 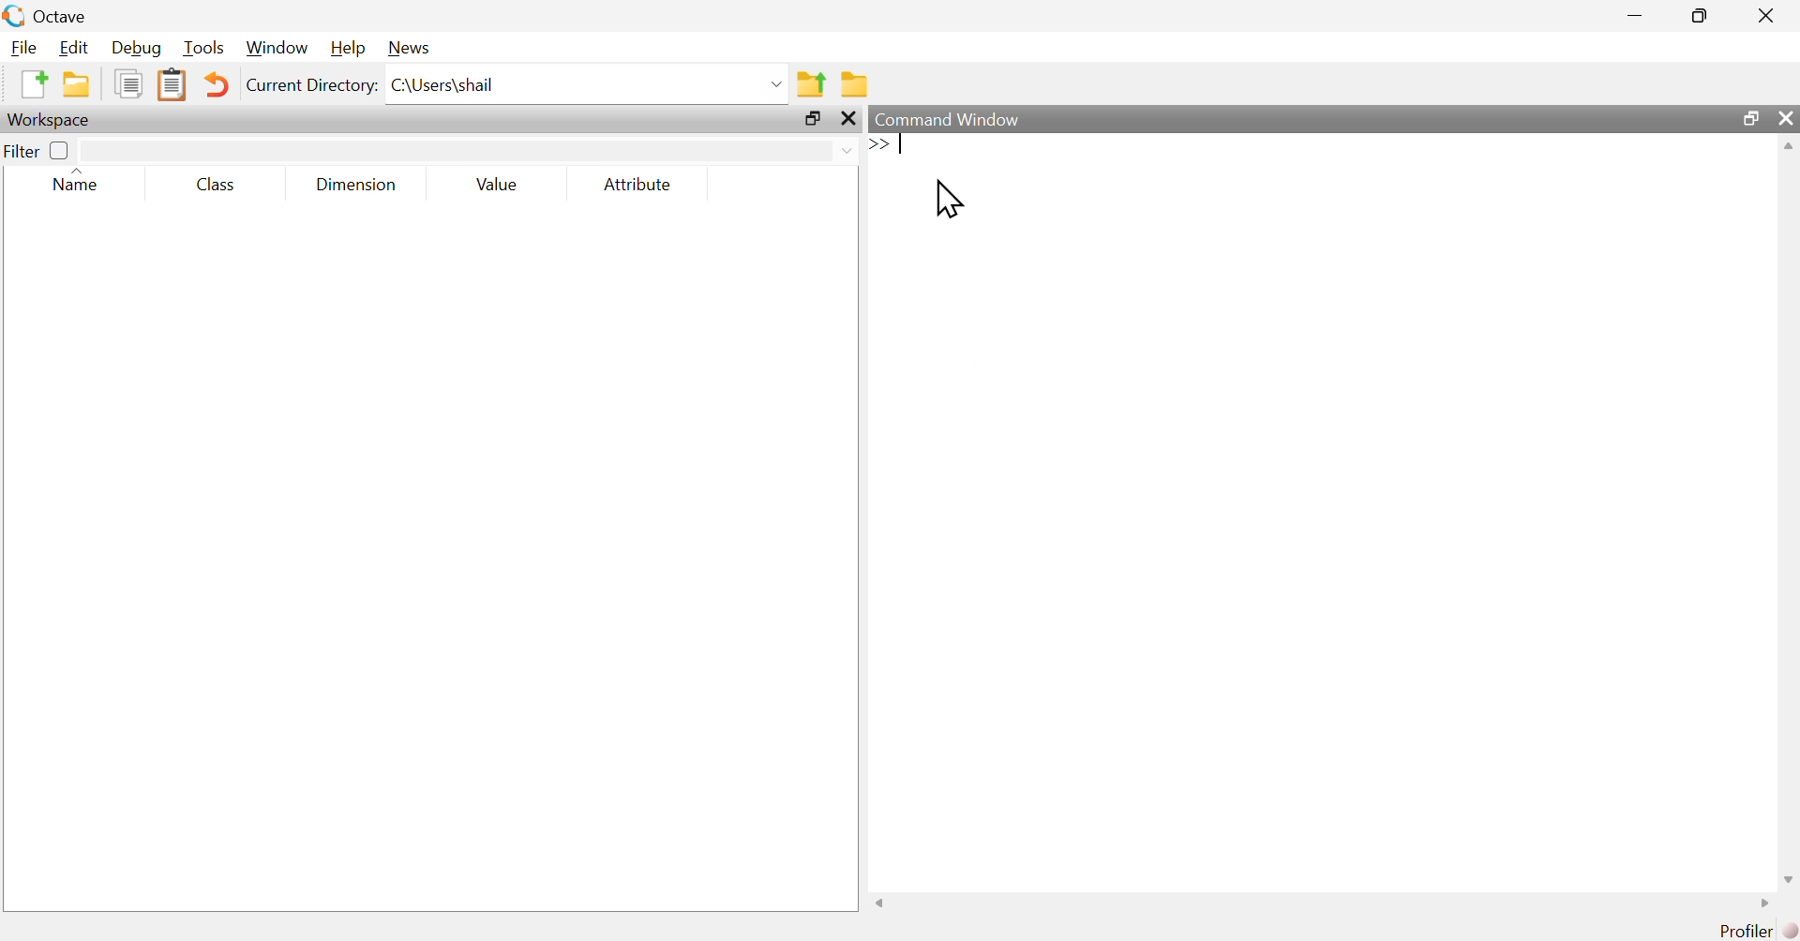 I want to click on cursor, so click(x=954, y=203).